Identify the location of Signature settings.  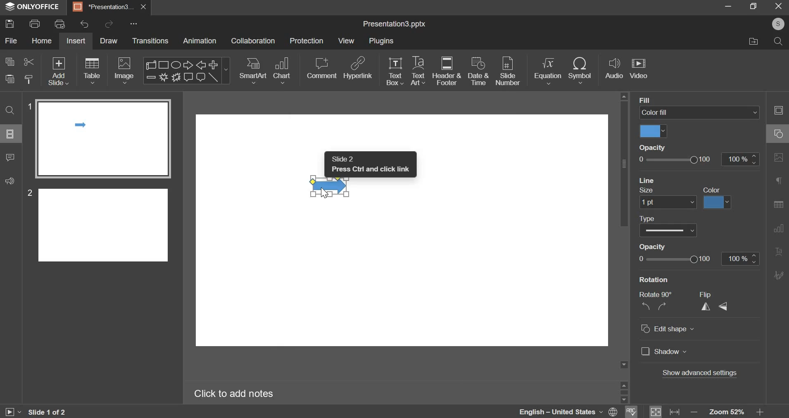
(779, 274).